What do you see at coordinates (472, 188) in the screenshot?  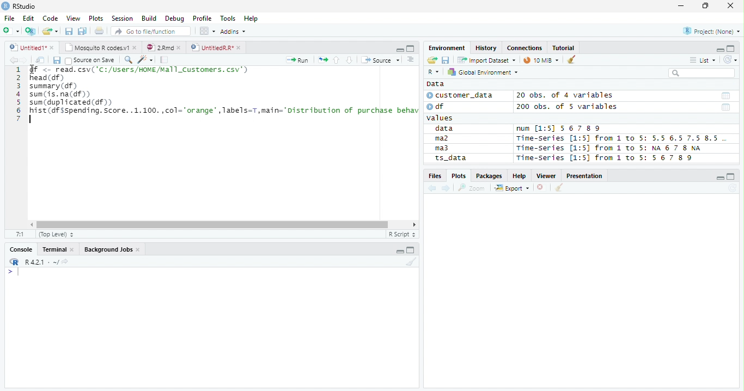 I see `Zoom` at bounding box center [472, 188].